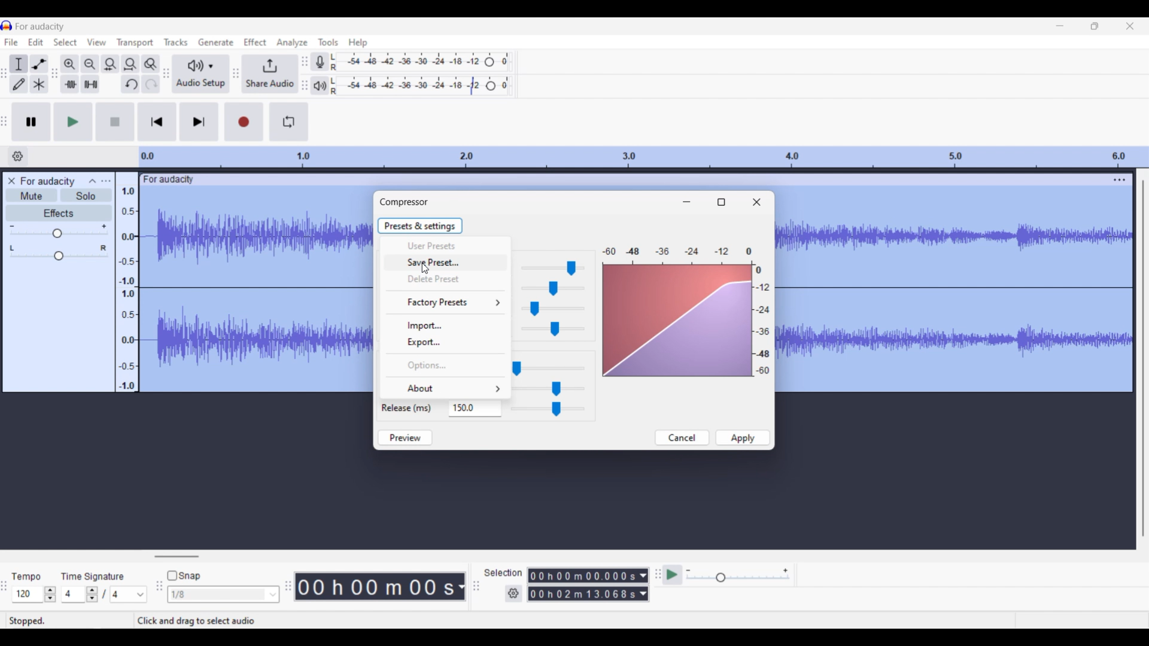 The image size is (1149, 646). Describe the element at coordinates (289, 121) in the screenshot. I see `Enable looping` at that location.